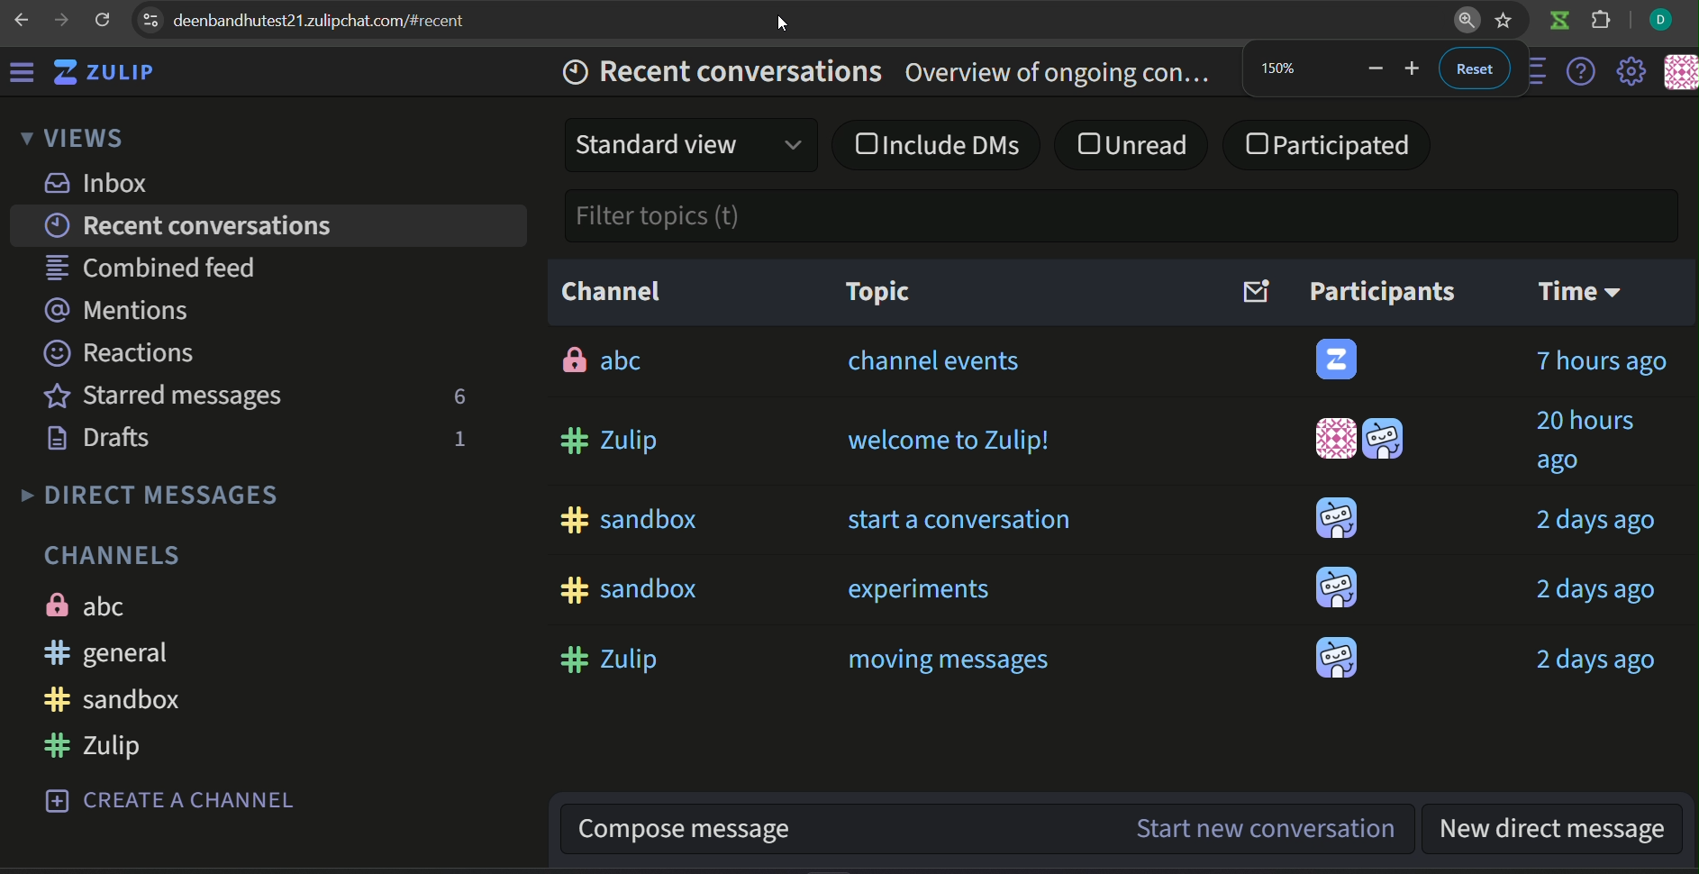 The width and height of the screenshot is (1699, 874). I want to click on experiments, so click(920, 589).